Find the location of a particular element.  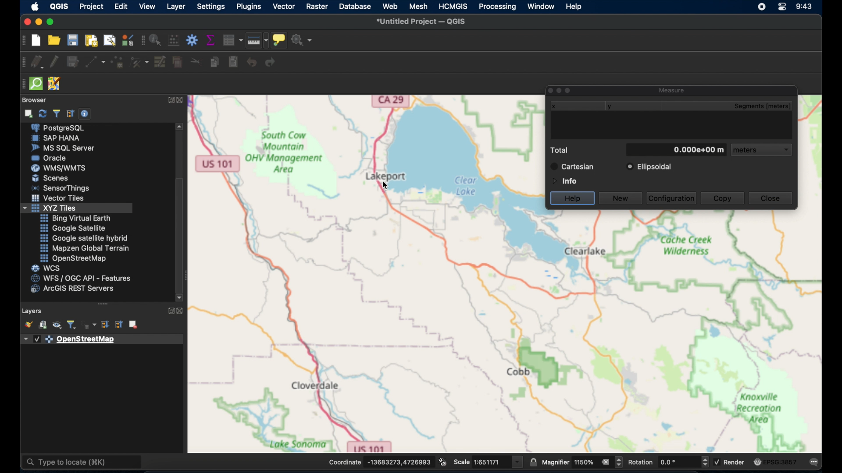

openstreetmap layer is located at coordinates (70, 340).